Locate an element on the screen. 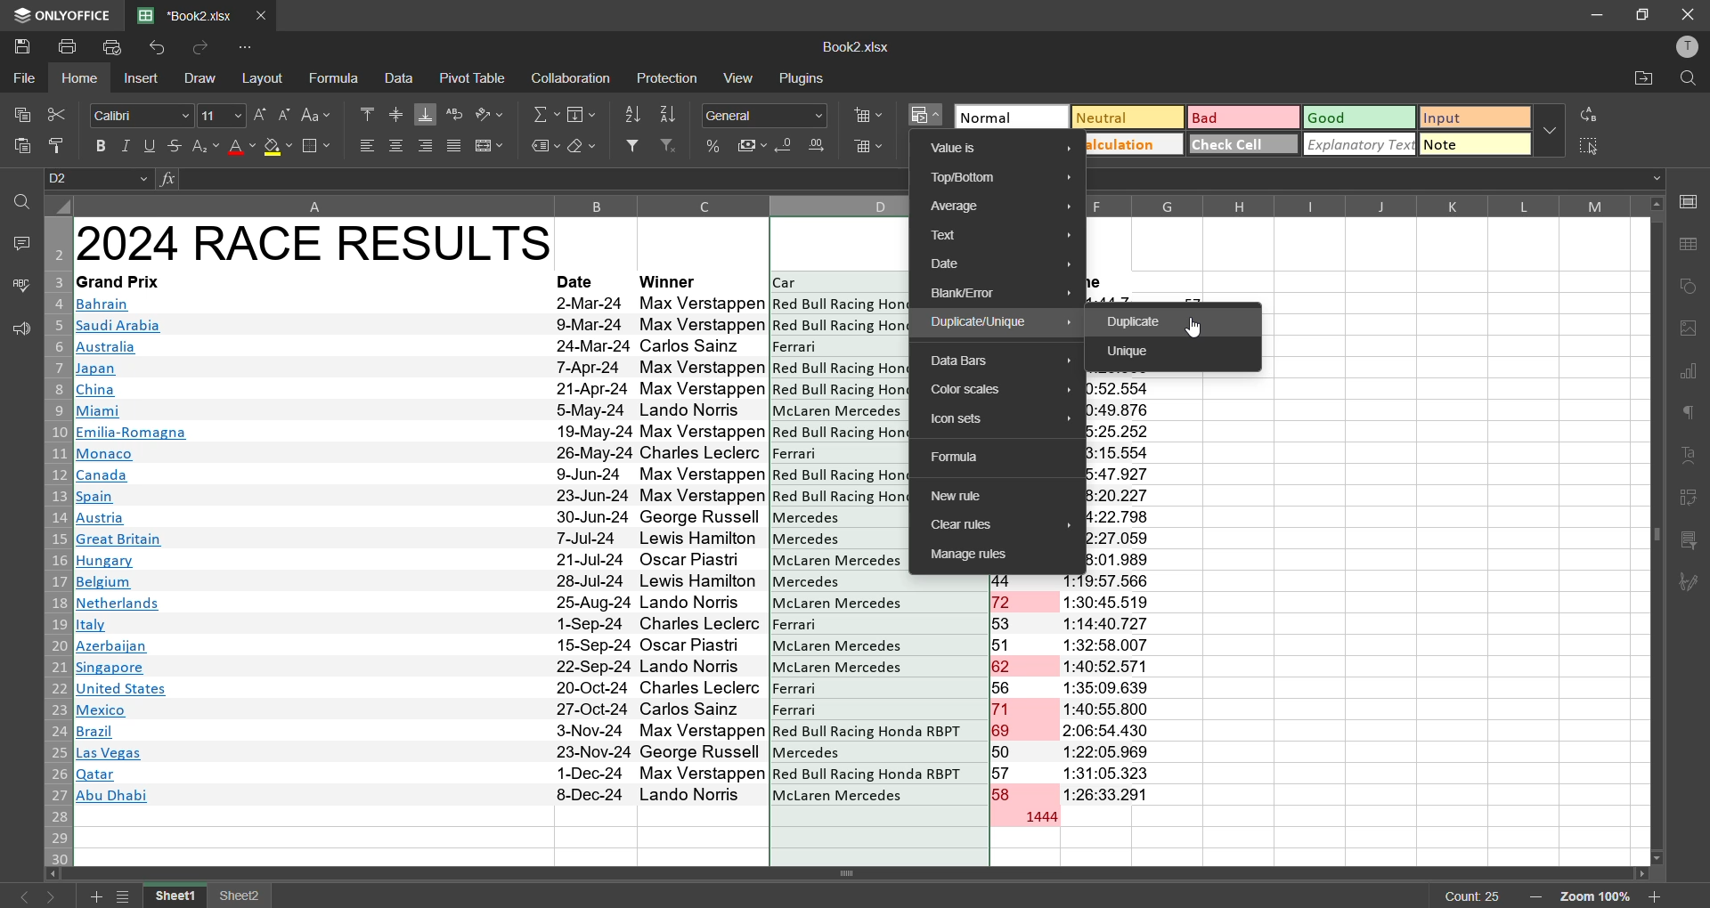 This screenshot has width=1710, height=908. scrollbar is located at coordinates (853, 874).